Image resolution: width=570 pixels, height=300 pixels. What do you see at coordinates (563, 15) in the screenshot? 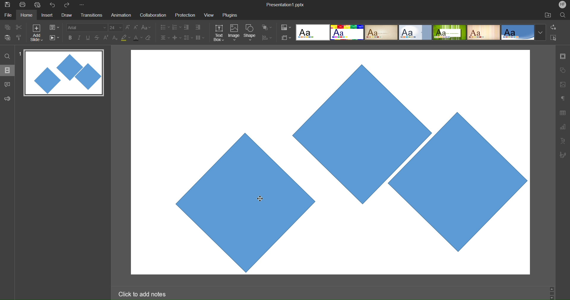
I see `search` at bounding box center [563, 15].